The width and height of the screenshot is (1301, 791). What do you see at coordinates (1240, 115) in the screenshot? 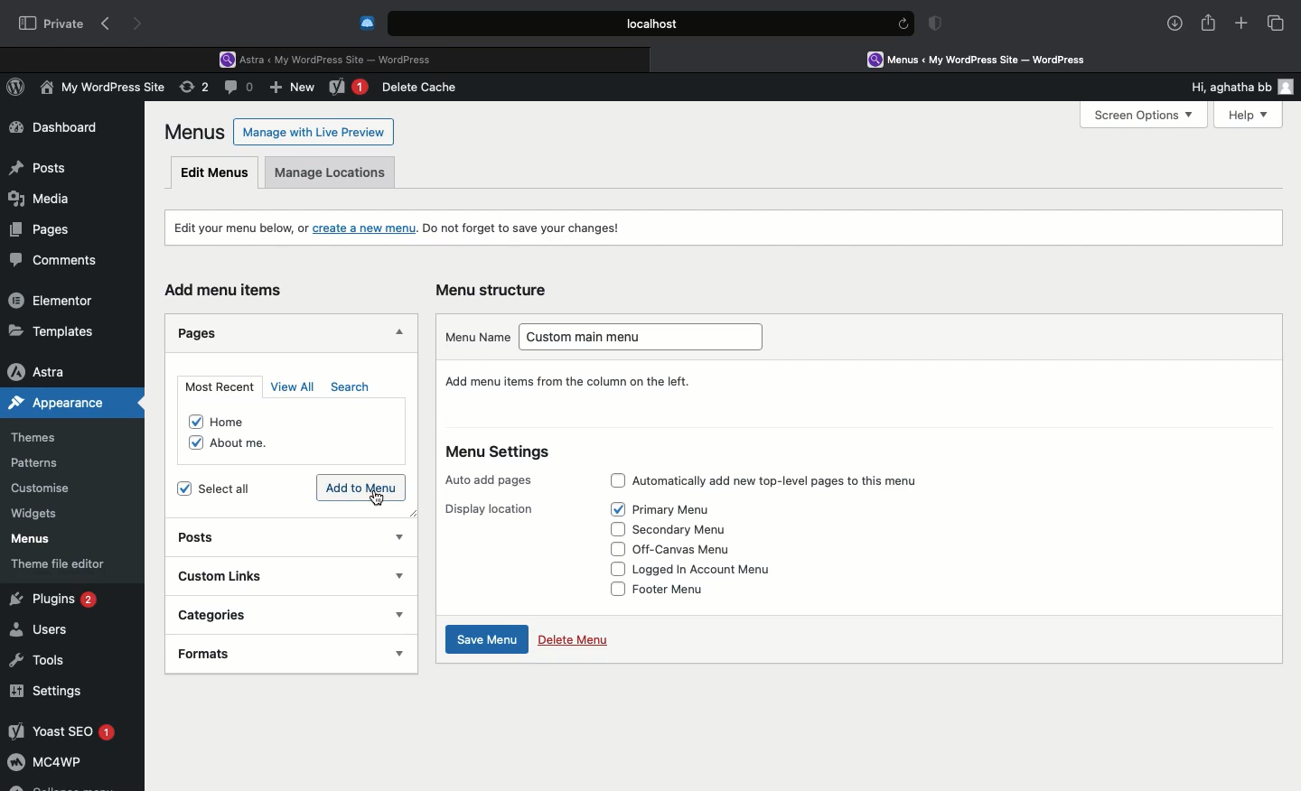
I see `Help` at bounding box center [1240, 115].